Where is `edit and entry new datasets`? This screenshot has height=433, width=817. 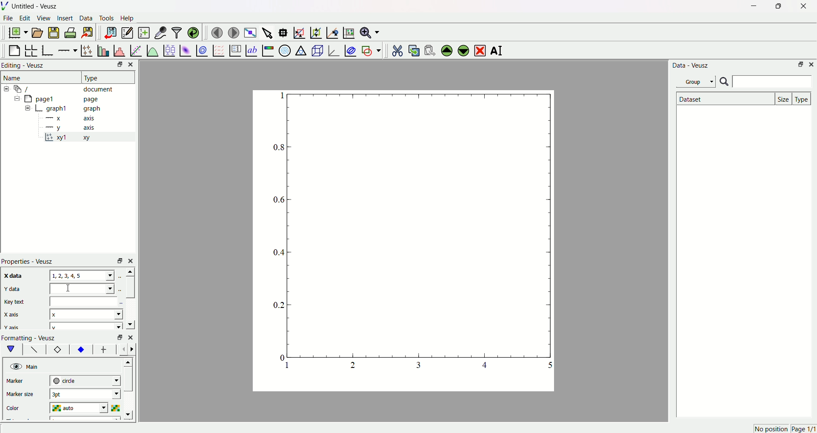
edit and entry new datasets is located at coordinates (127, 34).